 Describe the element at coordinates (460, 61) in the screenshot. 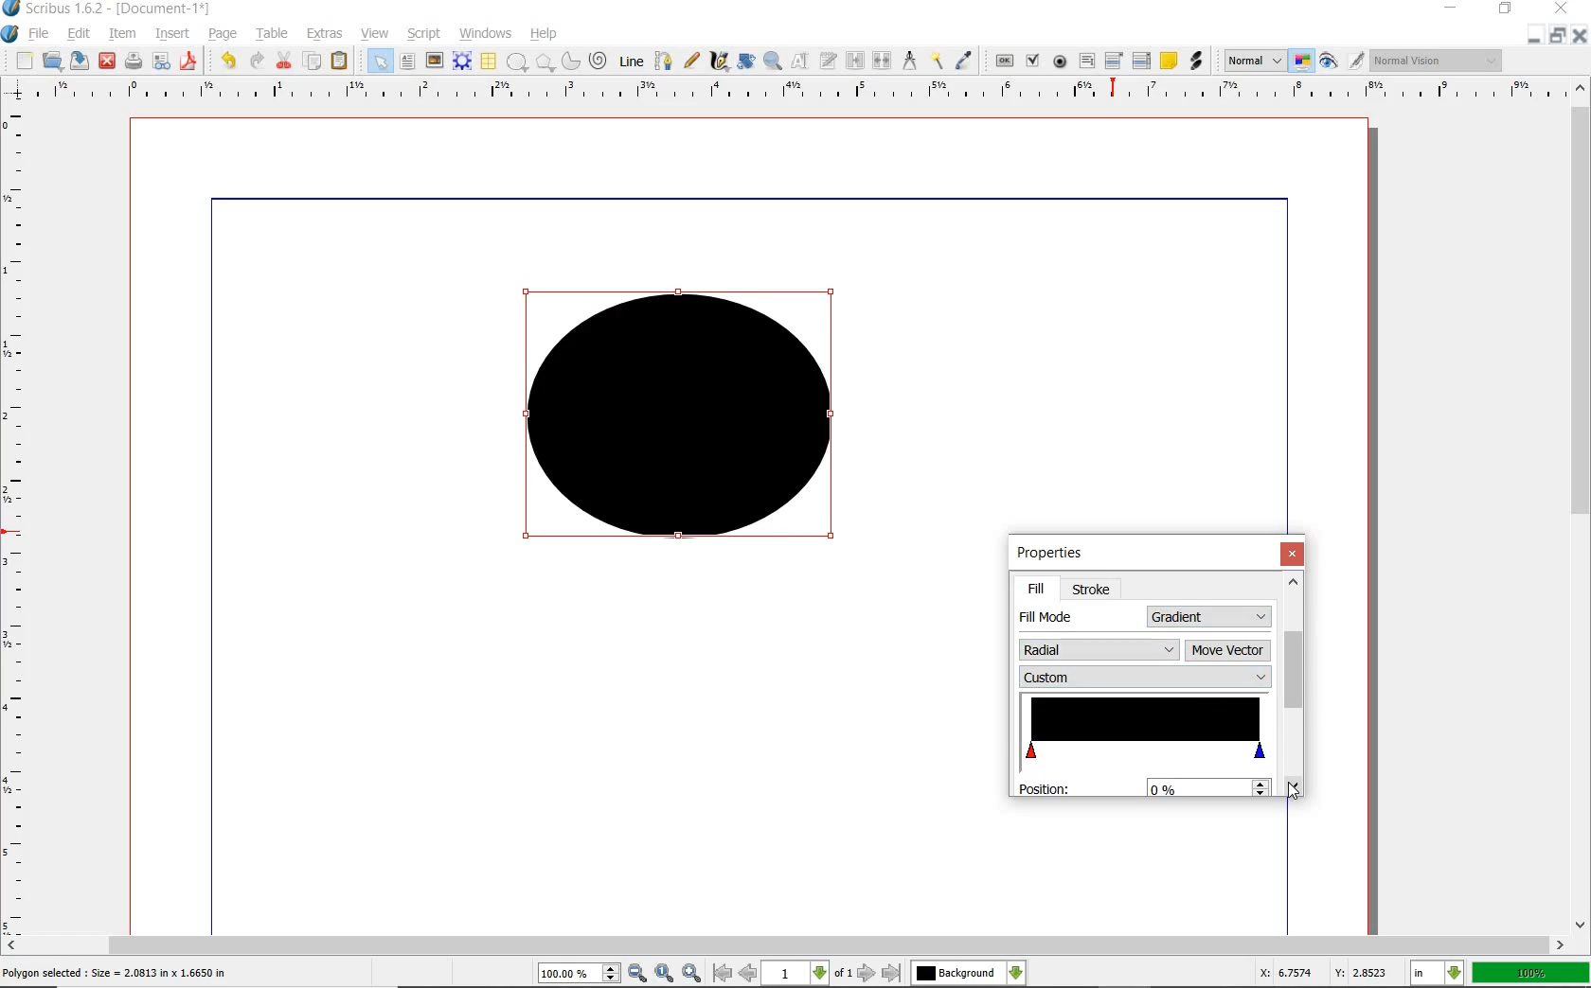

I see `RENDER FRAME` at that location.